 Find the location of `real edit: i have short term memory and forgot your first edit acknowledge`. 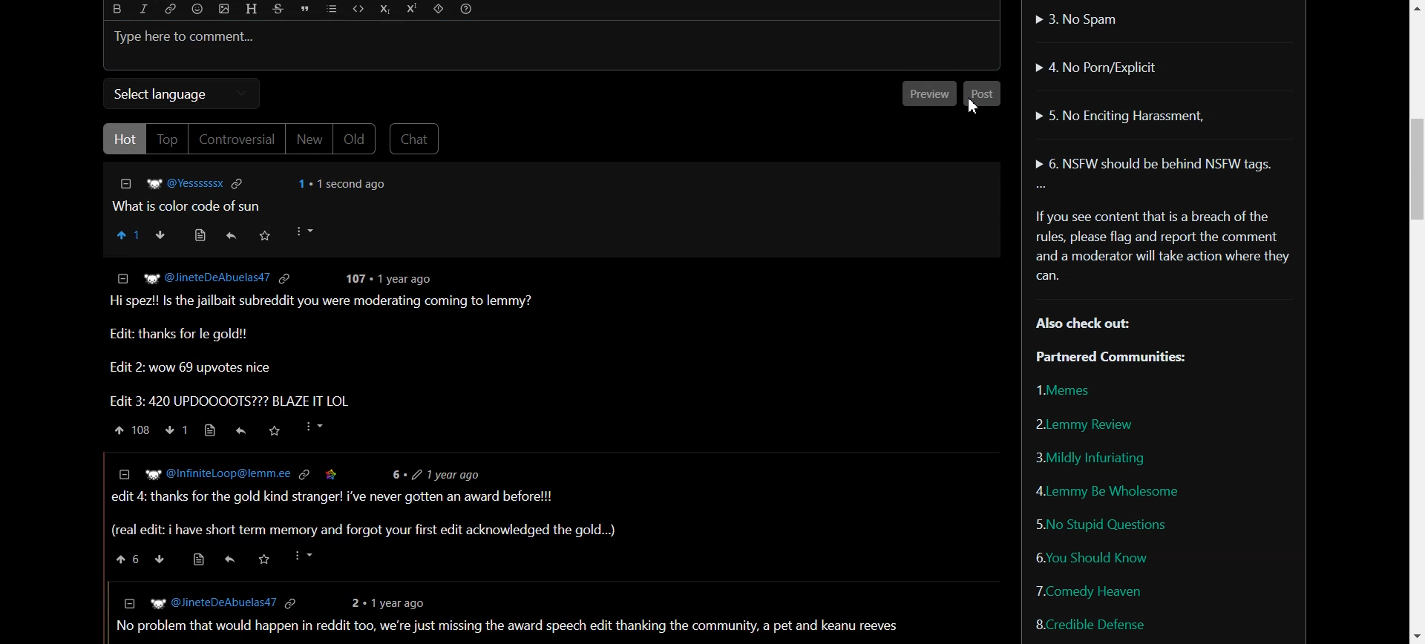

real edit: i have short term memory and forgot your first edit acknowledge is located at coordinates (365, 532).